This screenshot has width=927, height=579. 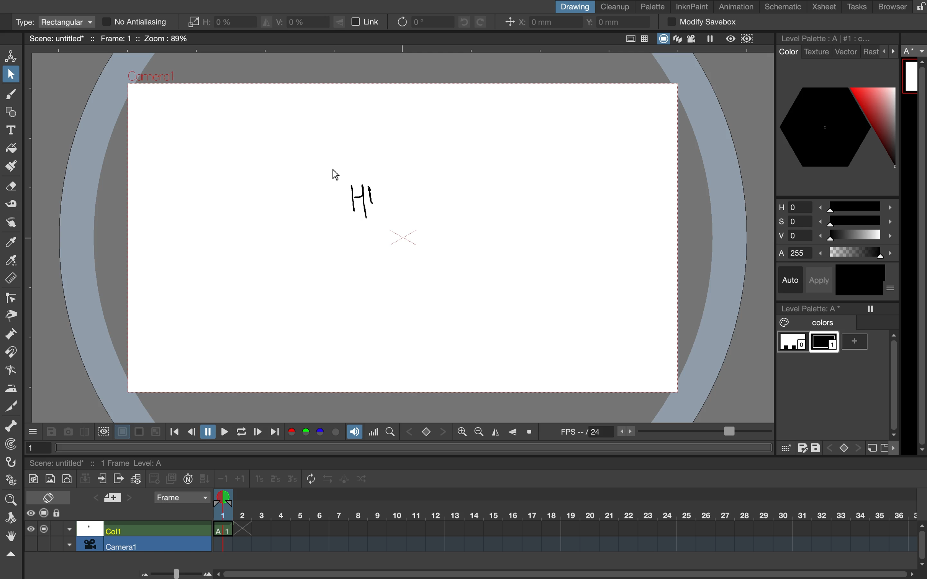 What do you see at coordinates (12, 335) in the screenshot?
I see `pump tool` at bounding box center [12, 335].